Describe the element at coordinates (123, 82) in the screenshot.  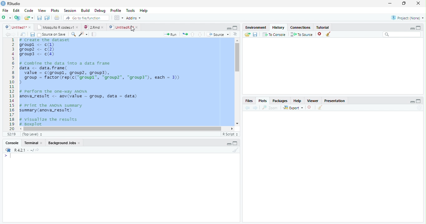
I see `# Create the dataset groupl <- c(1)groupz <- c(2)groups <- c(4)# Conbine the data into a data framedata <- data. frame(value = c(groupl, group2, group3),group = factor (rep(c("groupl”, "group", "group3”), each = 3)))# perform the one-way ANOVAanova_result <- aov(value ~ group, datal - data)# Print the ANOVA summarysummary (anova_result)+ visualize the results4 Boxplot` at that location.